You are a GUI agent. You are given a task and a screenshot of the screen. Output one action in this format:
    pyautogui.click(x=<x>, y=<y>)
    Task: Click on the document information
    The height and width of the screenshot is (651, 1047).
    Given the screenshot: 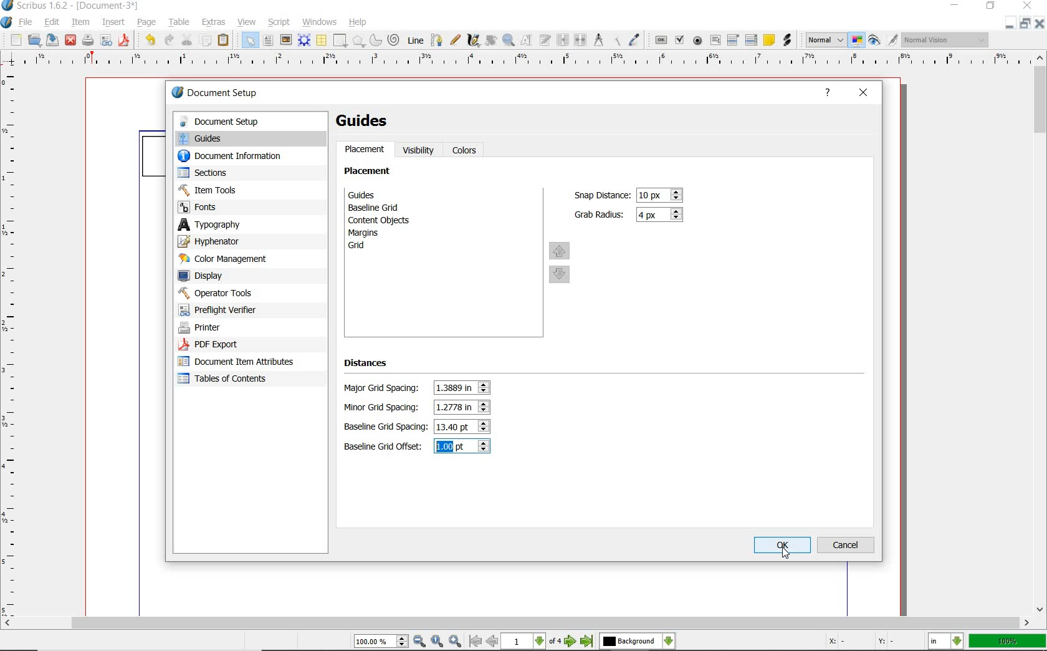 What is the action you would take?
    pyautogui.click(x=242, y=157)
    